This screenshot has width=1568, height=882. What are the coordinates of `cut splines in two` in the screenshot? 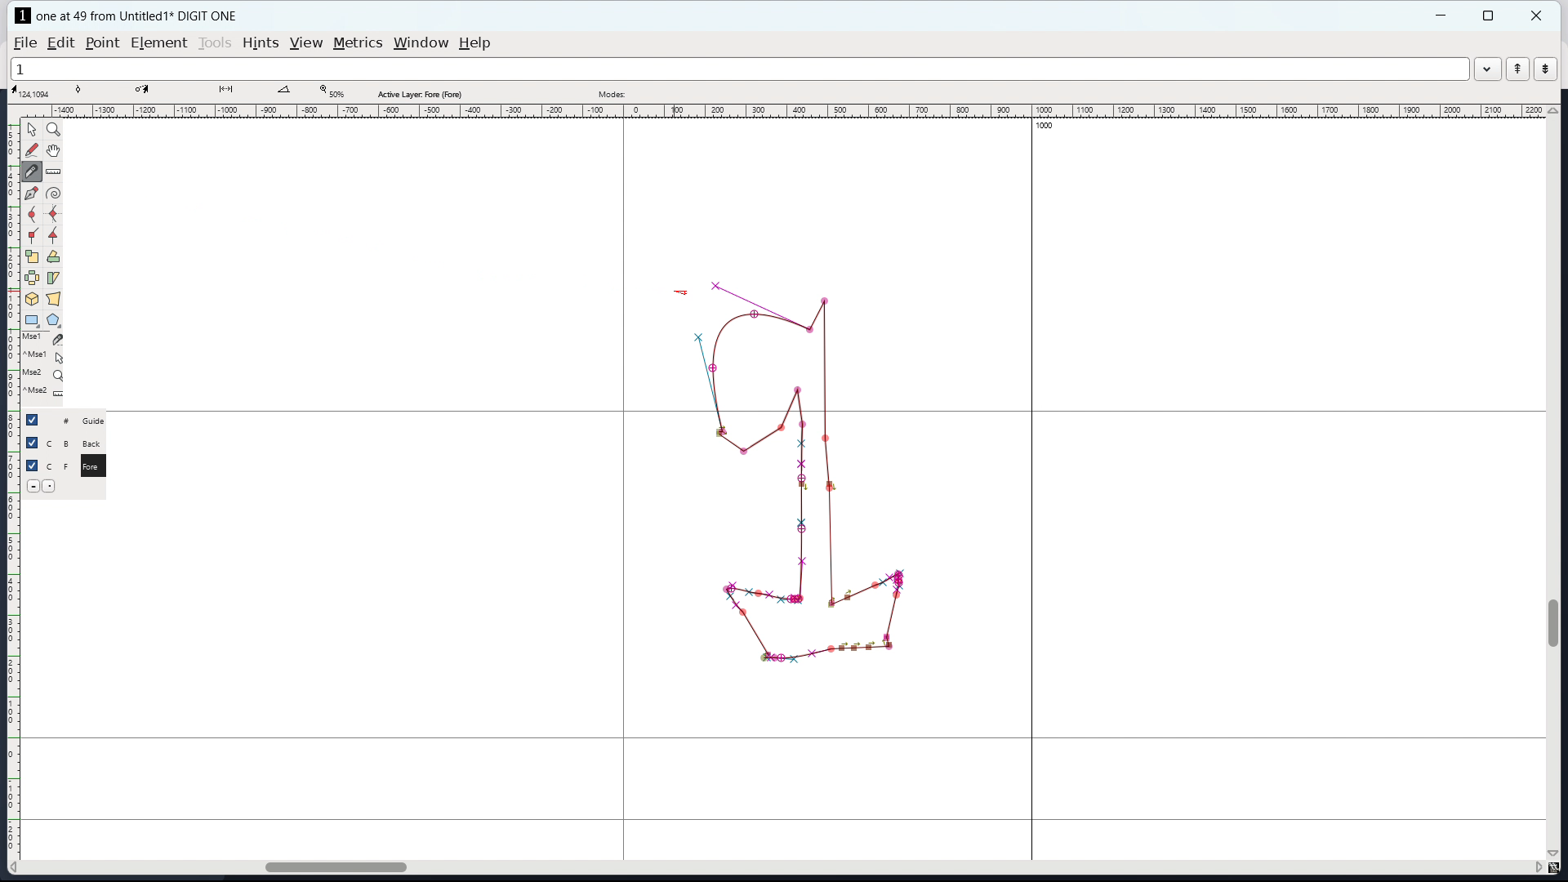 It's located at (34, 173).